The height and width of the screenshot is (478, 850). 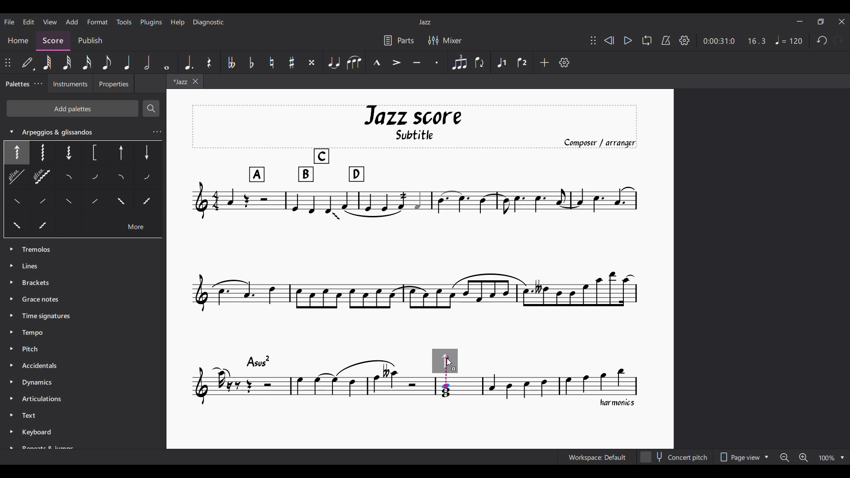 I want to click on Redo, so click(x=838, y=40).